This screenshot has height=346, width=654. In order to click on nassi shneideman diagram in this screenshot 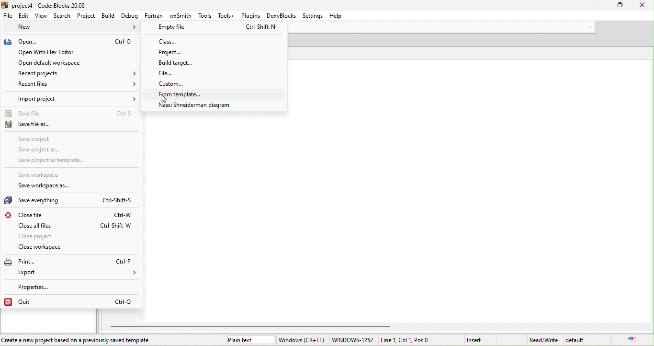, I will do `click(194, 105)`.